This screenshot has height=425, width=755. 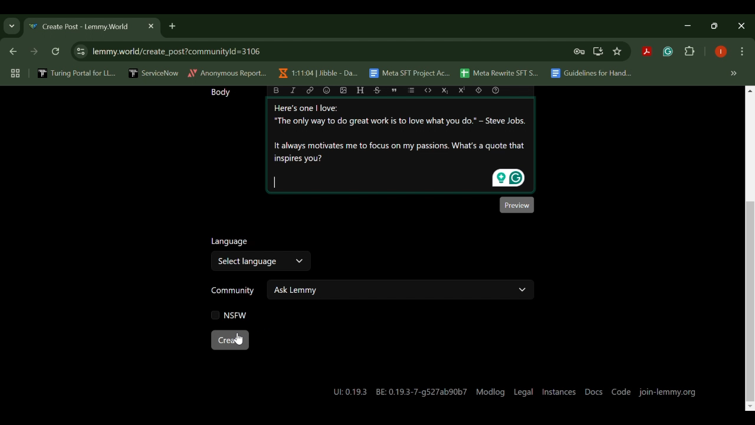 What do you see at coordinates (598, 51) in the screenshot?
I see `Install Desktop Application` at bounding box center [598, 51].